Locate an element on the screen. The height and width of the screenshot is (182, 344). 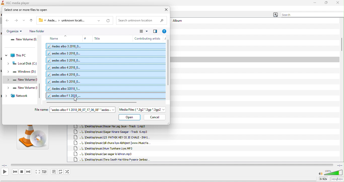
..\..\Desktop\music {Tera Saath Hai Kitna Pyaara-Janbaz. is located at coordinates (112, 159).